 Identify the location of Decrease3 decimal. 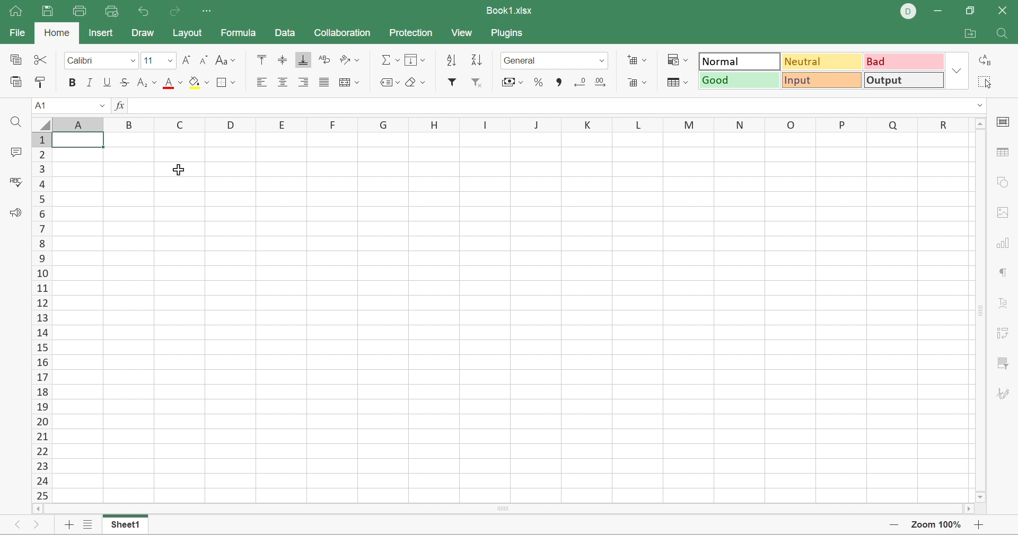
(581, 81).